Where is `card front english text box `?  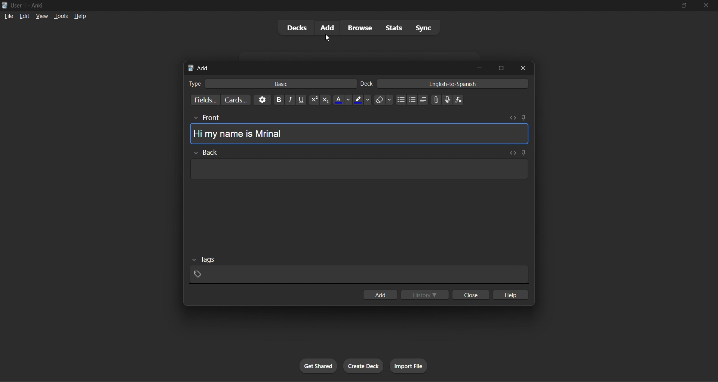 card front english text box  is located at coordinates (358, 129).